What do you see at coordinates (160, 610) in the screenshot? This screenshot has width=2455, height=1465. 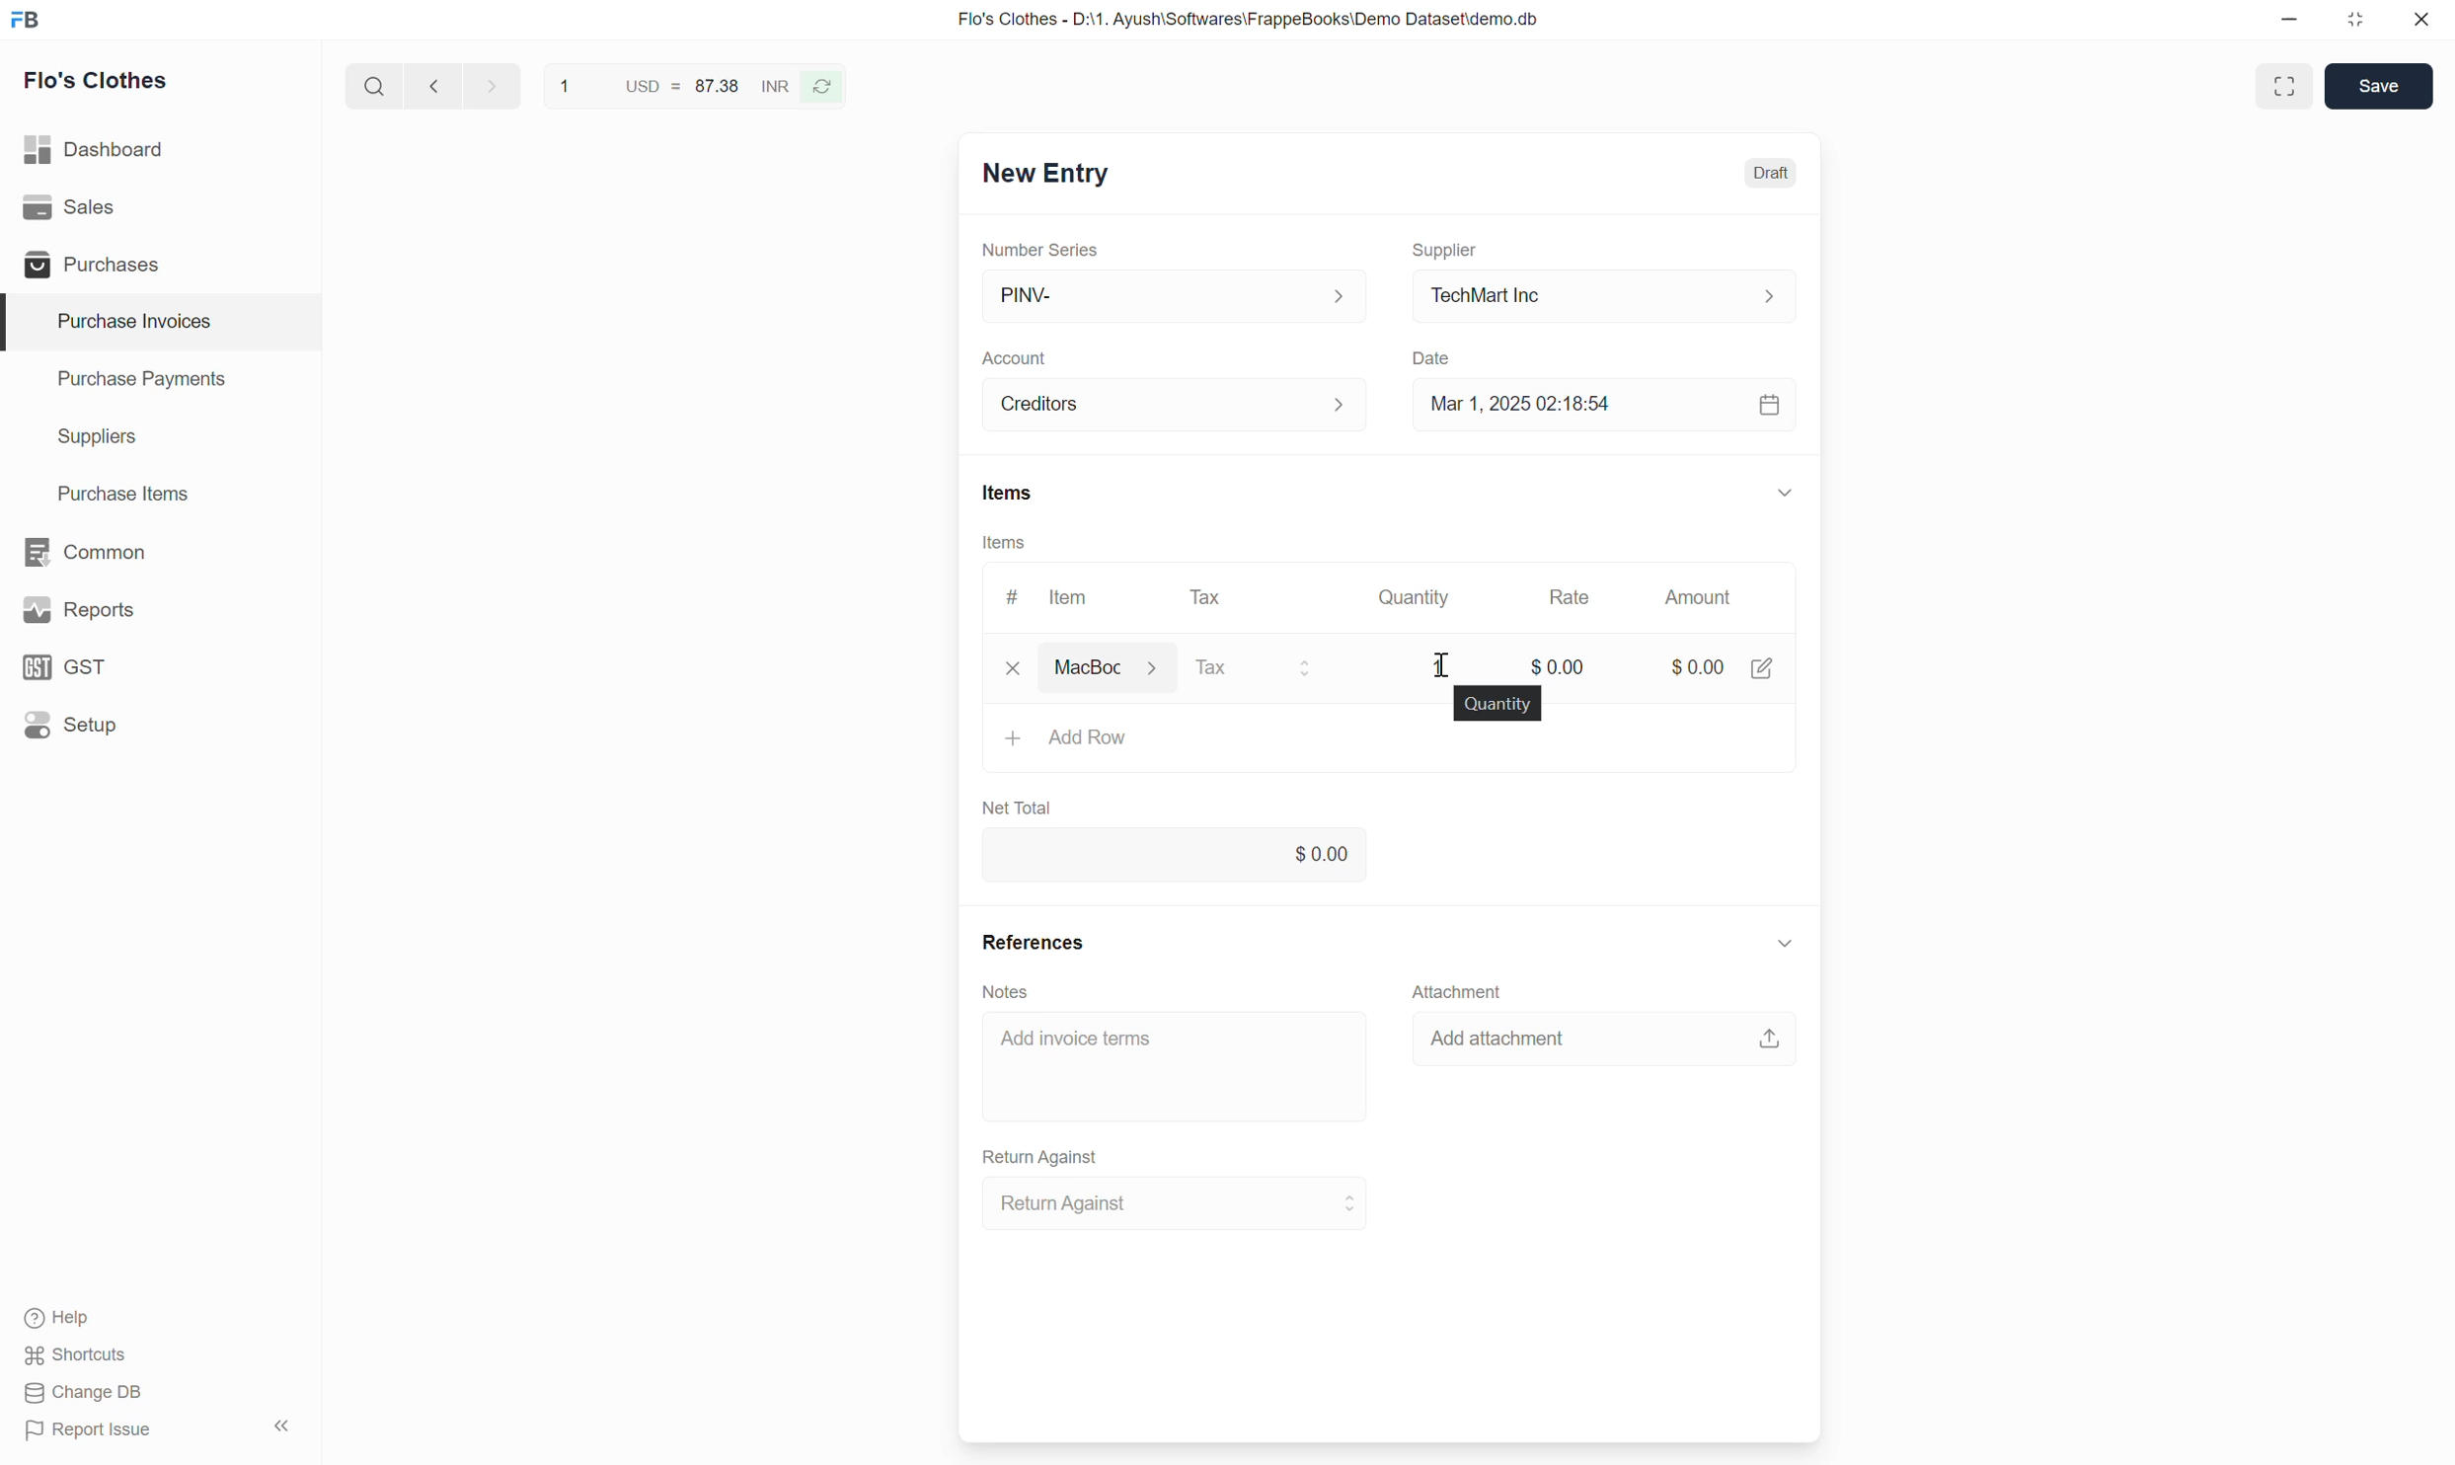 I see `Reports` at bounding box center [160, 610].